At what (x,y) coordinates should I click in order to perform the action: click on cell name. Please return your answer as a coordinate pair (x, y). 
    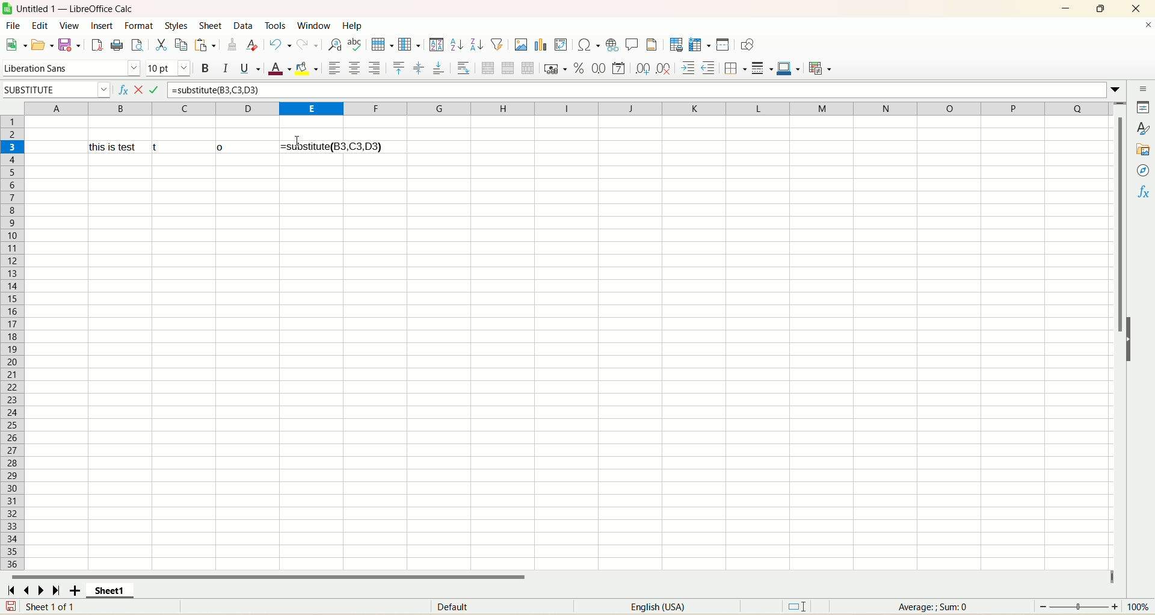
    Looking at the image, I should click on (57, 90).